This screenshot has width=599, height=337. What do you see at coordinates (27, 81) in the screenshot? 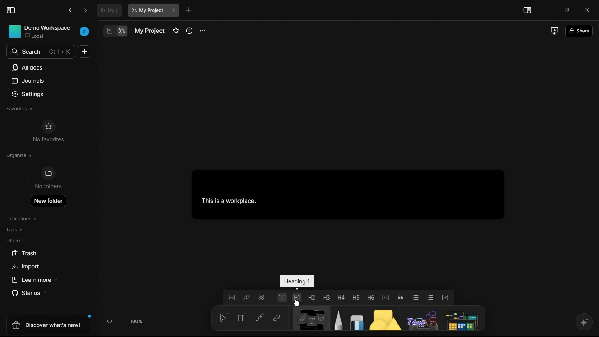
I see `journals` at bounding box center [27, 81].